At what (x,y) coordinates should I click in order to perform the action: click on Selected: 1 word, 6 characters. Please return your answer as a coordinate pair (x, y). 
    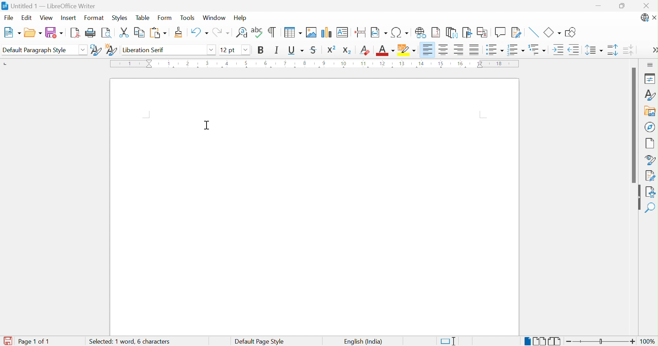
    Looking at the image, I should click on (128, 342).